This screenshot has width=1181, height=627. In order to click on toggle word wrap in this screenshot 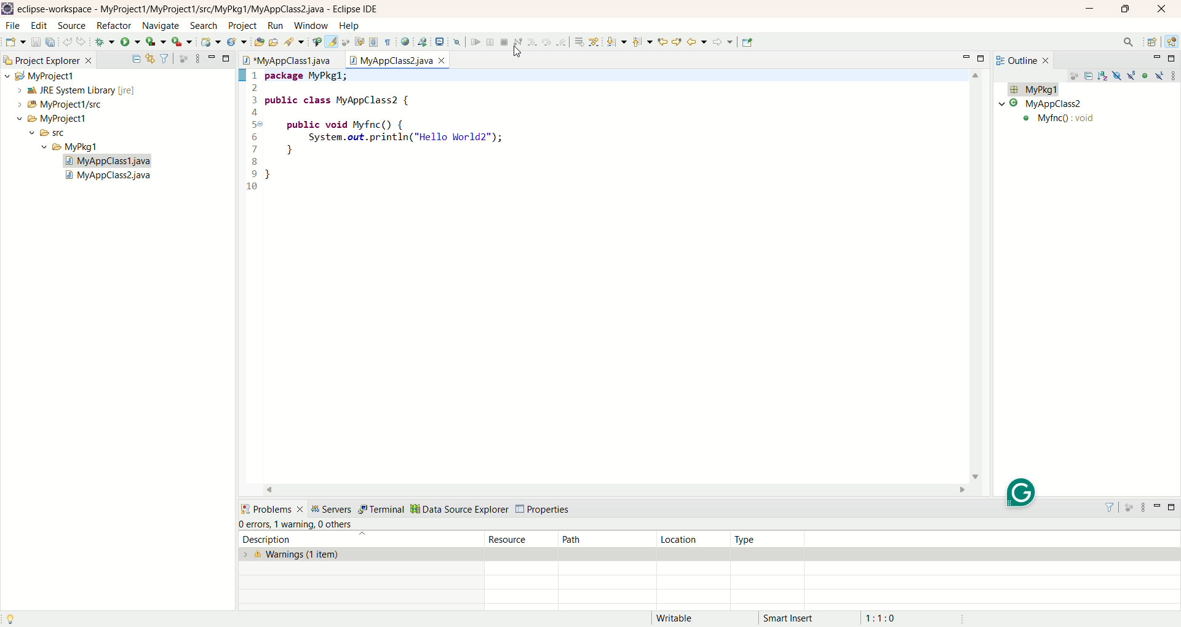, I will do `click(364, 41)`.